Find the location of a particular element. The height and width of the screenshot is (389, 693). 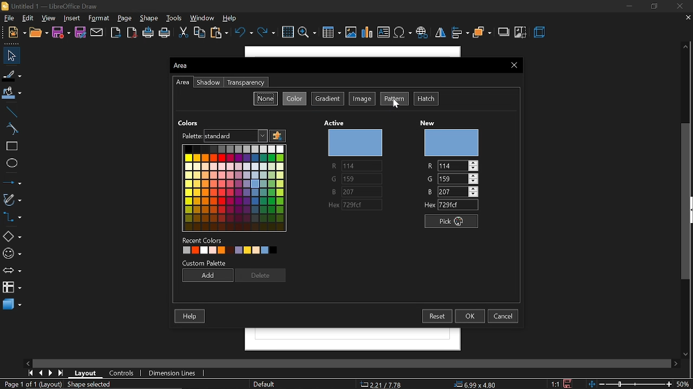

ellipse is located at coordinates (11, 163).